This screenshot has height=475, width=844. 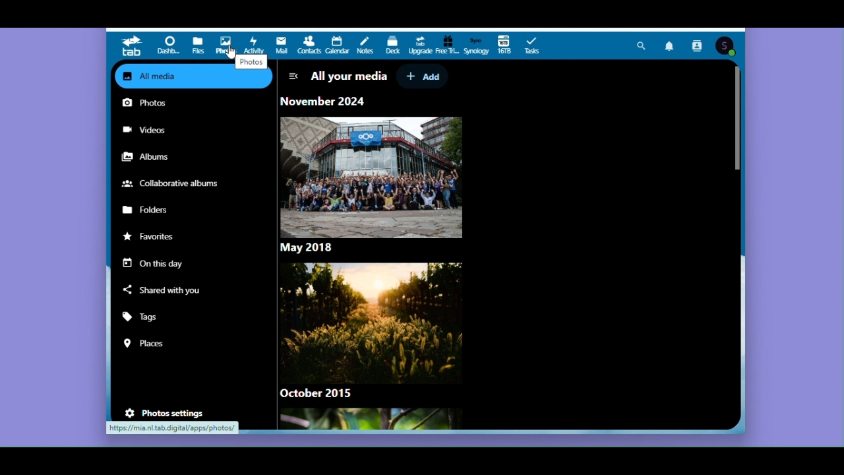 I want to click on Vertical scroll bar, so click(x=738, y=125).